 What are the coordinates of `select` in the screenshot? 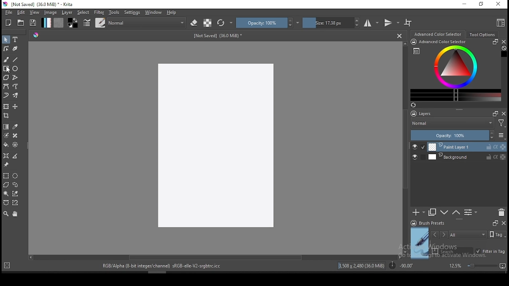 It's located at (84, 12).